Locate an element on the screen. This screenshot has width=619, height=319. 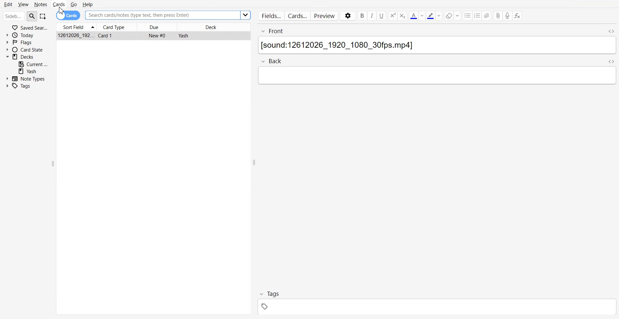
Text Color is located at coordinates (417, 15).